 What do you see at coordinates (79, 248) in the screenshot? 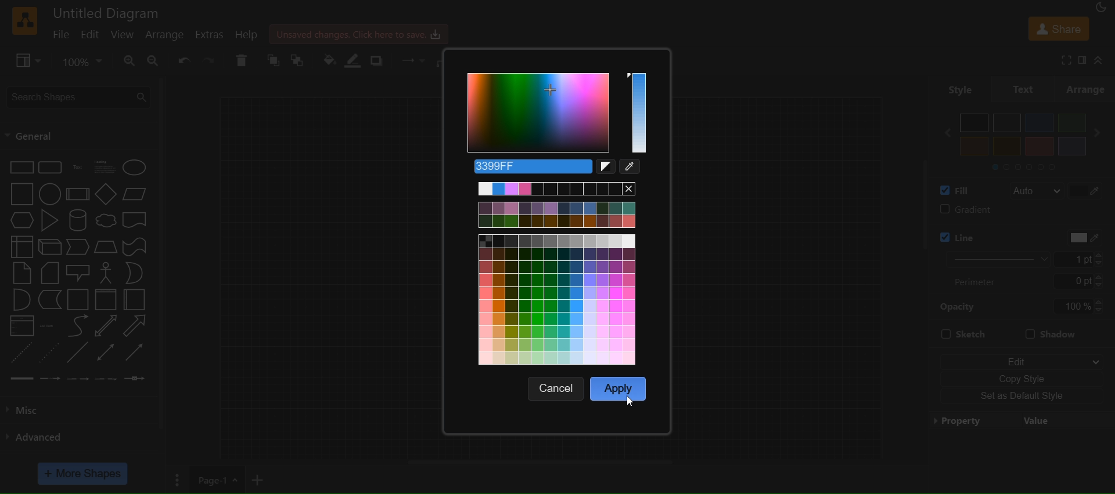
I see `step` at bounding box center [79, 248].